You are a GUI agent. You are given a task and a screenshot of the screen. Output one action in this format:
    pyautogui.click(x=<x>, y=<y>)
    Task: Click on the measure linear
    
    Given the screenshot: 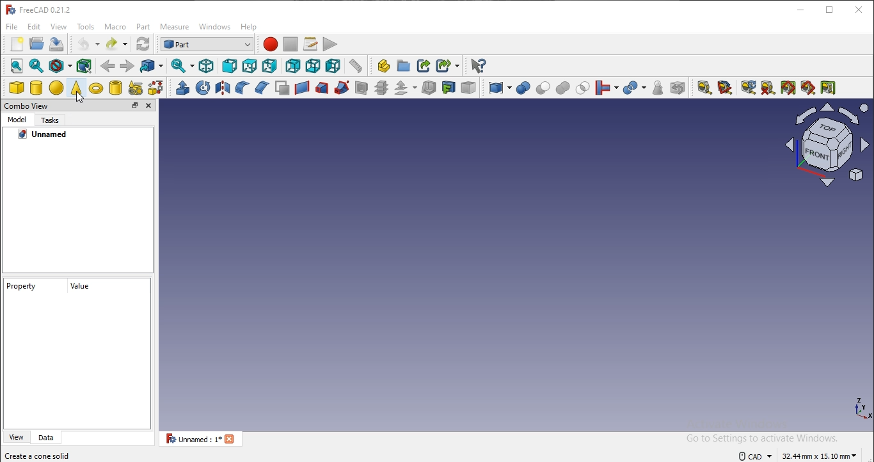 What is the action you would take?
    pyautogui.click(x=704, y=88)
    